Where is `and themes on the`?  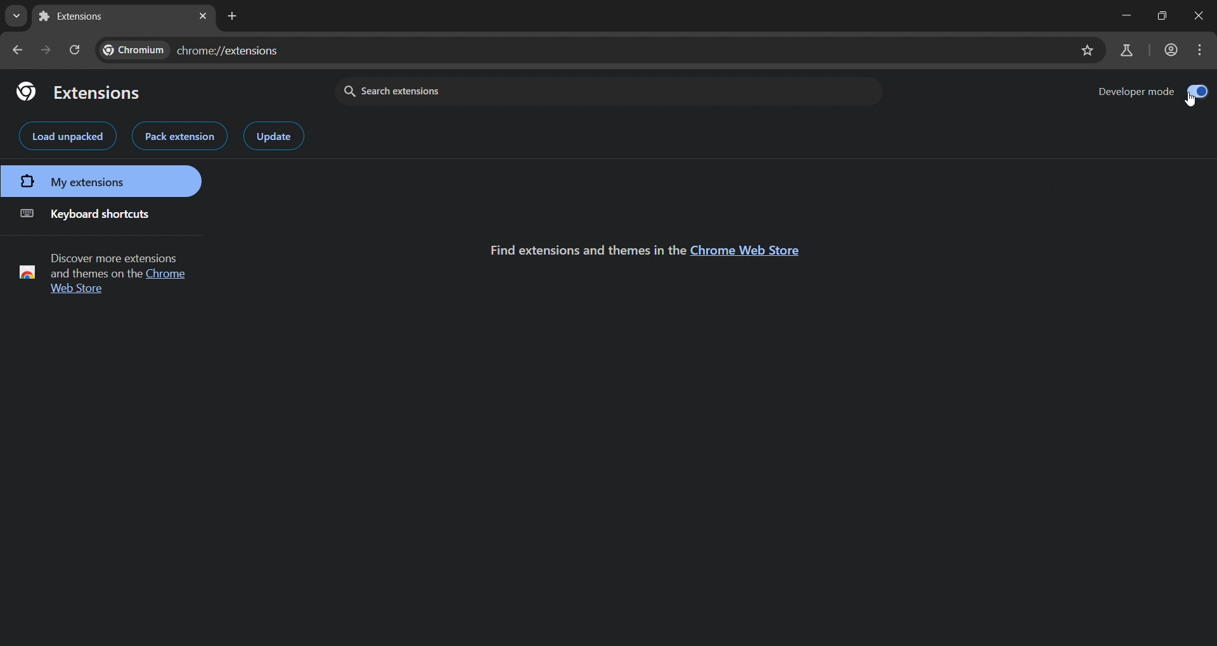
and themes on the is located at coordinates (94, 274).